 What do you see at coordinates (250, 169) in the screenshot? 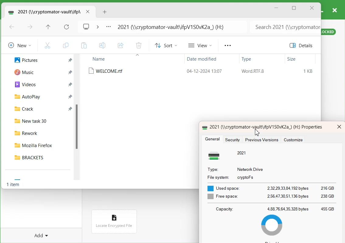
I see `Network Drive` at bounding box center [250, 169].